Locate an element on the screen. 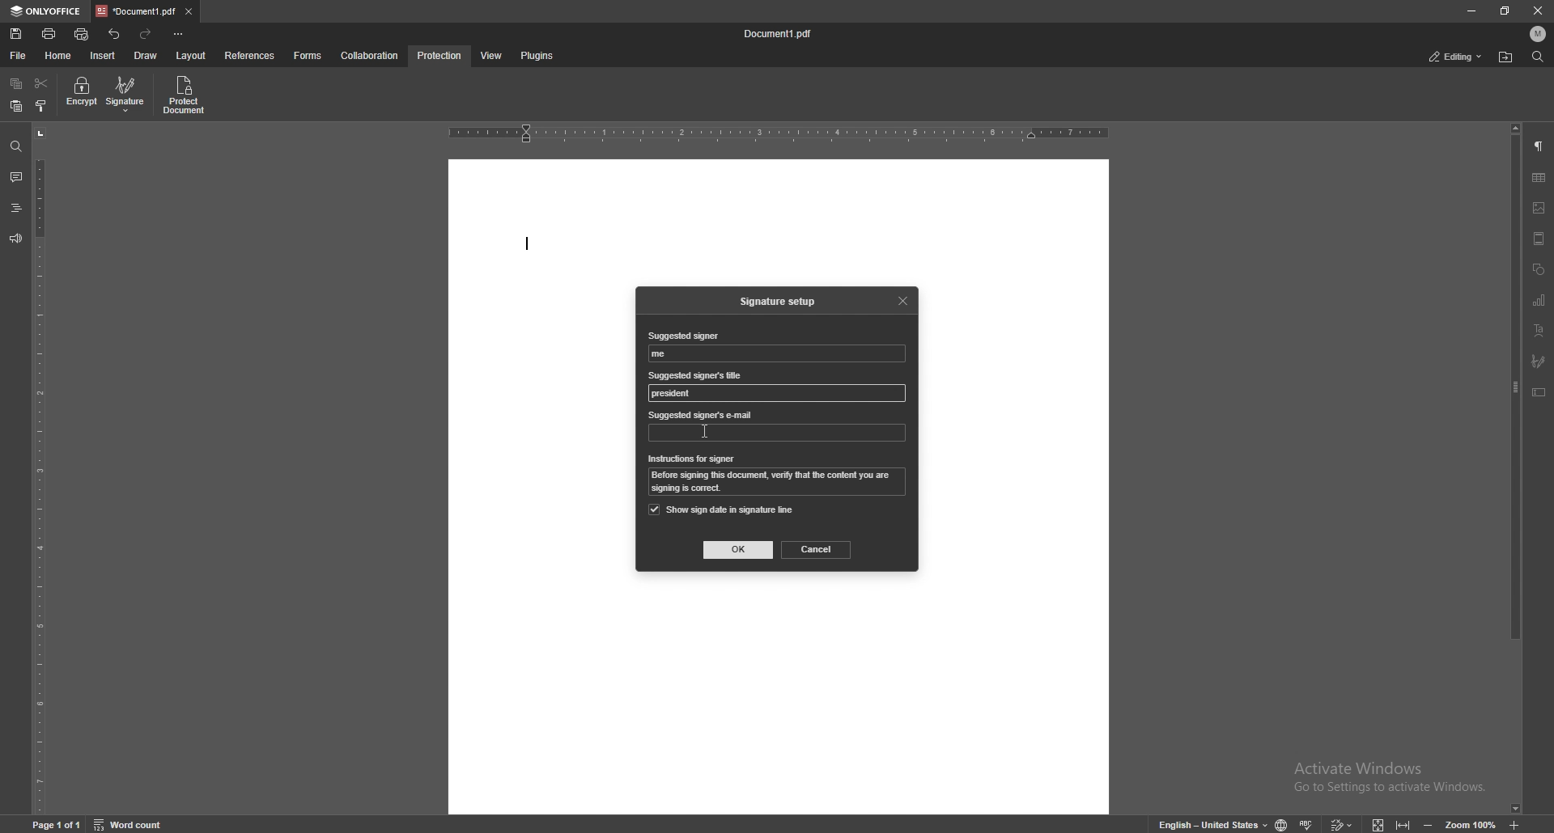  tab is located at coordinates (135, 11).